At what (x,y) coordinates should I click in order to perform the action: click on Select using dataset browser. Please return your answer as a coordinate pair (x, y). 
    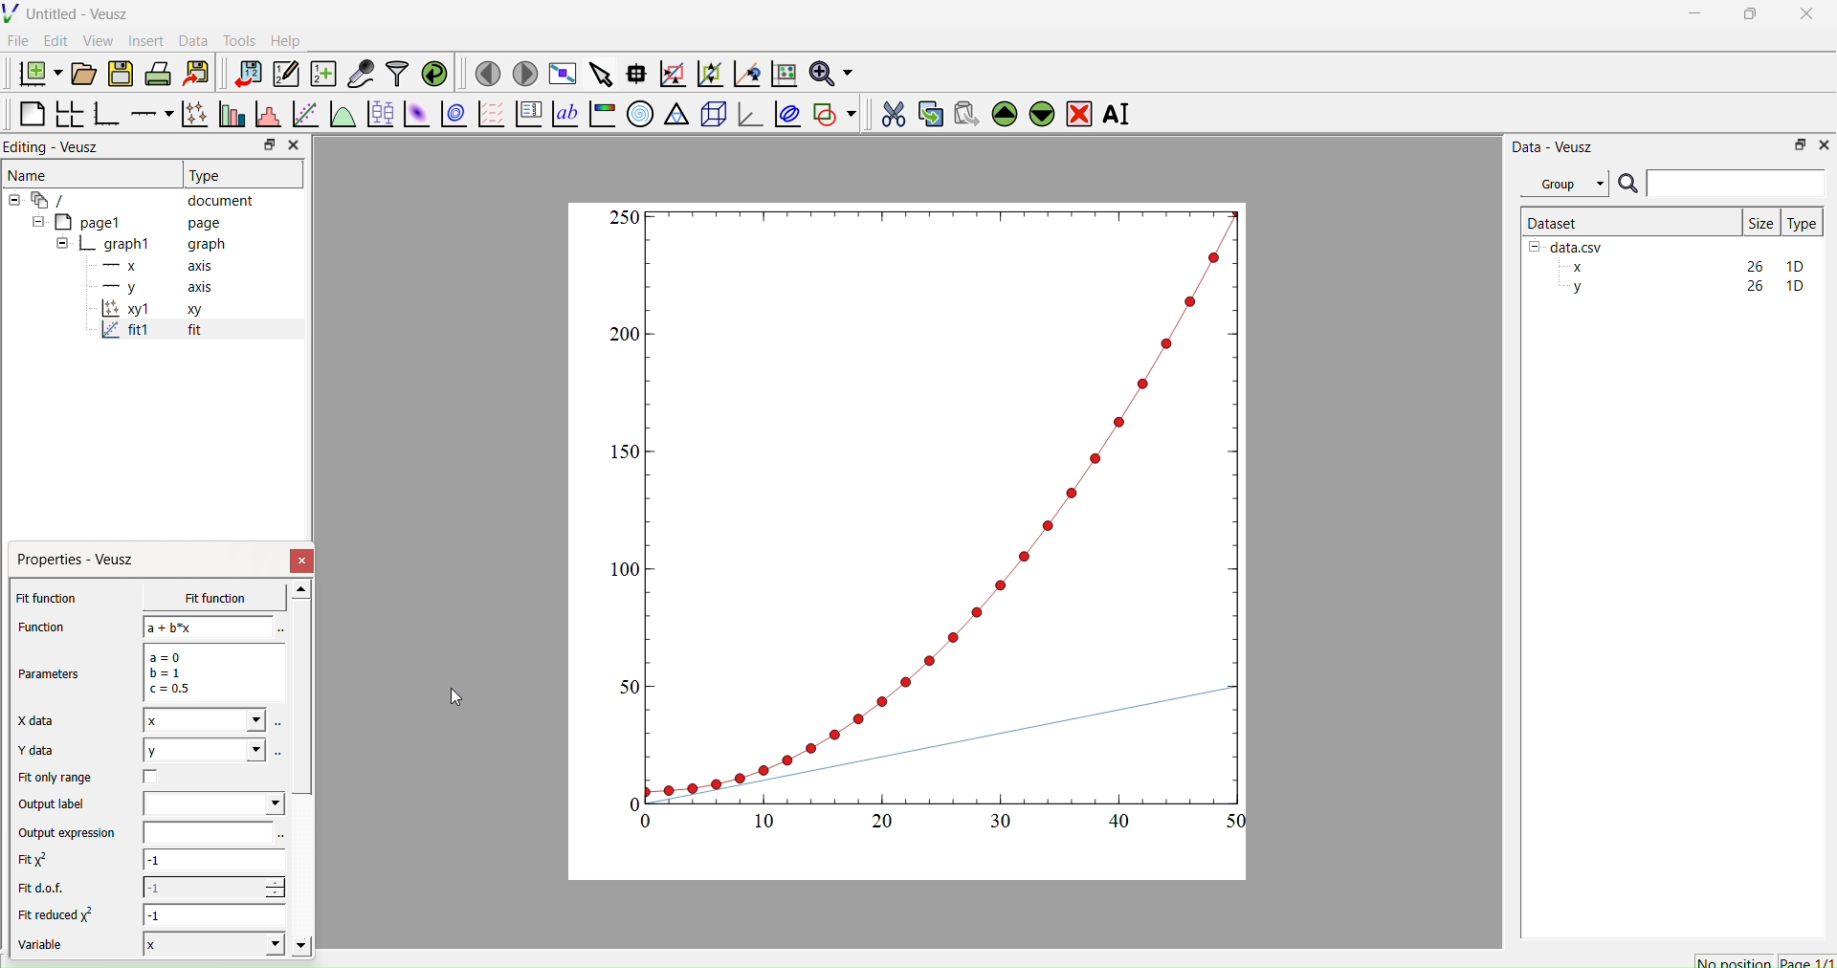
    Looking at the image, I should click on (282, 837).